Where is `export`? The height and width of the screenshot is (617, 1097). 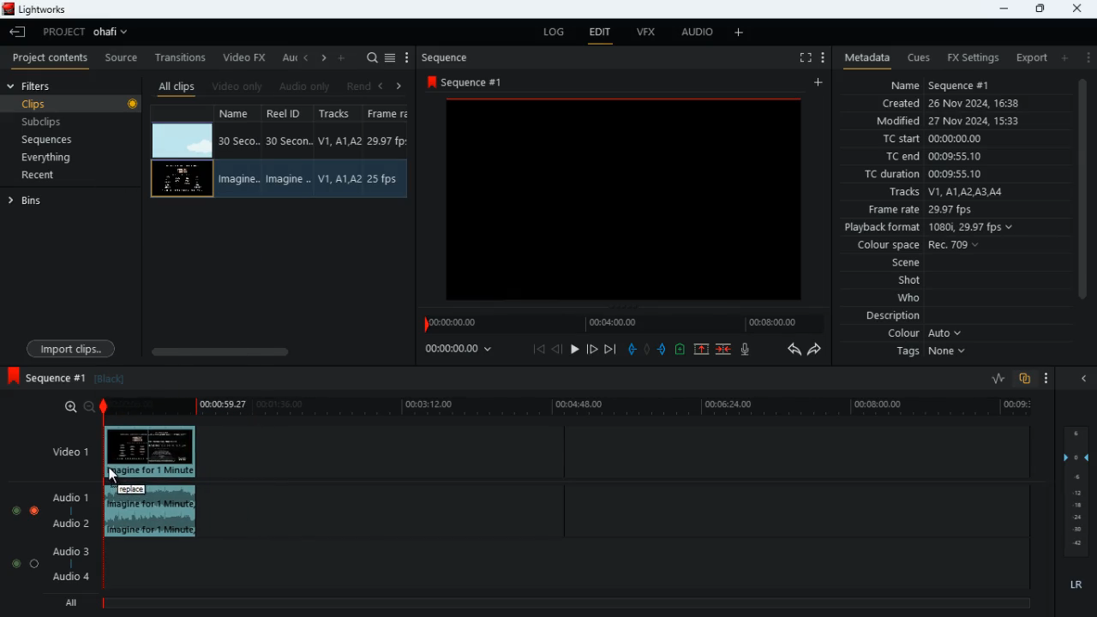 export is located at coordinates (1028, 57).